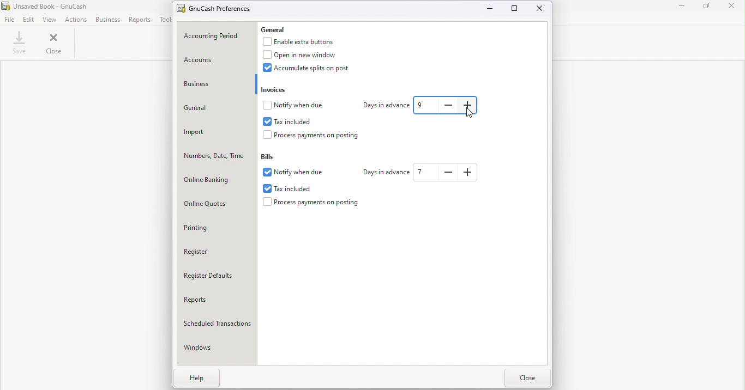  I want to click on Numbers, Date, Time, so click(217, 157).